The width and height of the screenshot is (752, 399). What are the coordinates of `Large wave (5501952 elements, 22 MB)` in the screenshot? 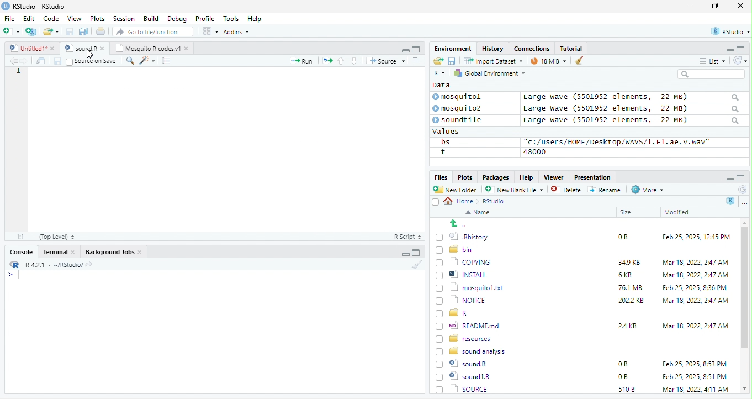 It's located at (631, 97).